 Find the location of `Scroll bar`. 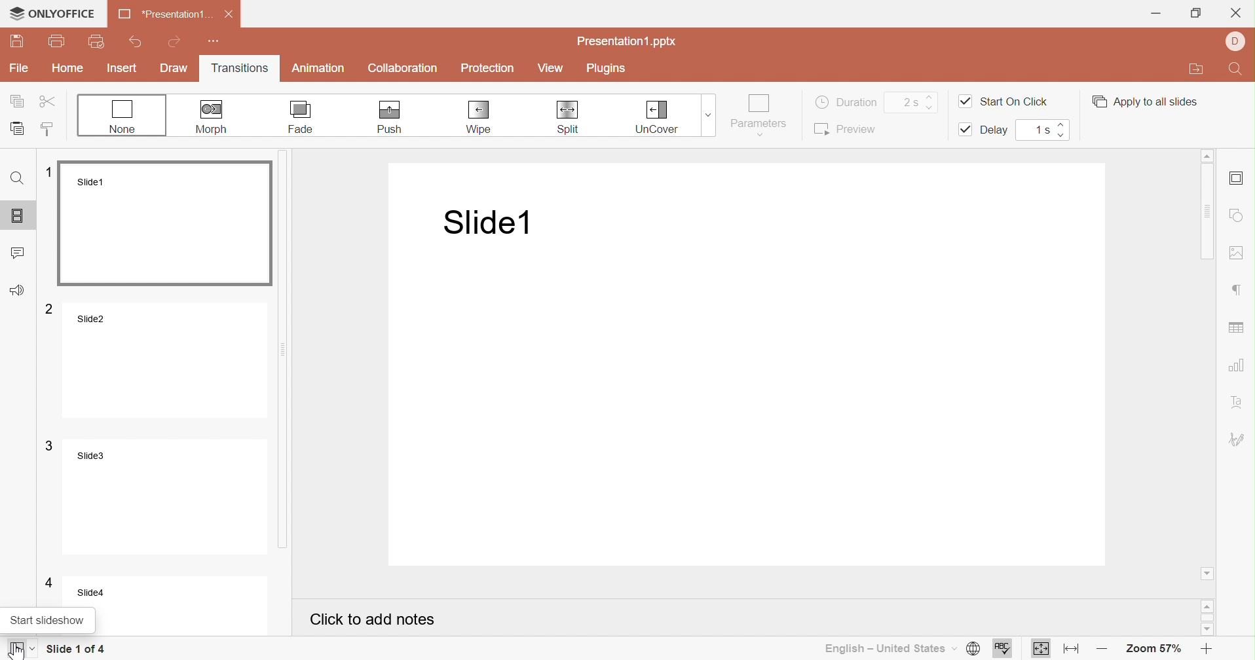

Scroll bar is located at coordinates (1210, 211).